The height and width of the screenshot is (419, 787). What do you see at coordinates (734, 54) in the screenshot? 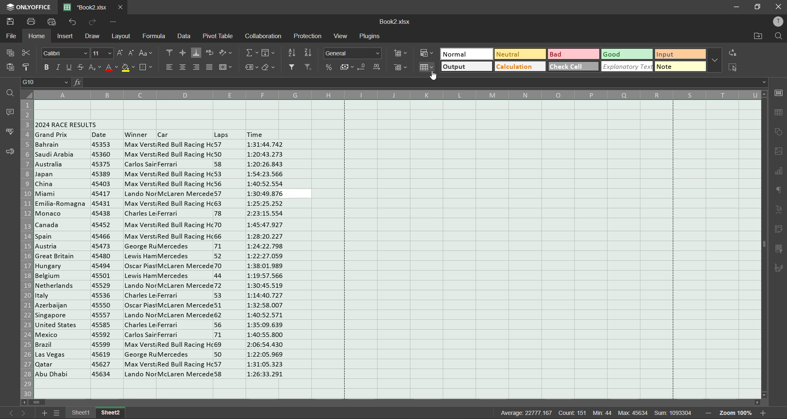
I see `replace` at bounding box center [734, 54].